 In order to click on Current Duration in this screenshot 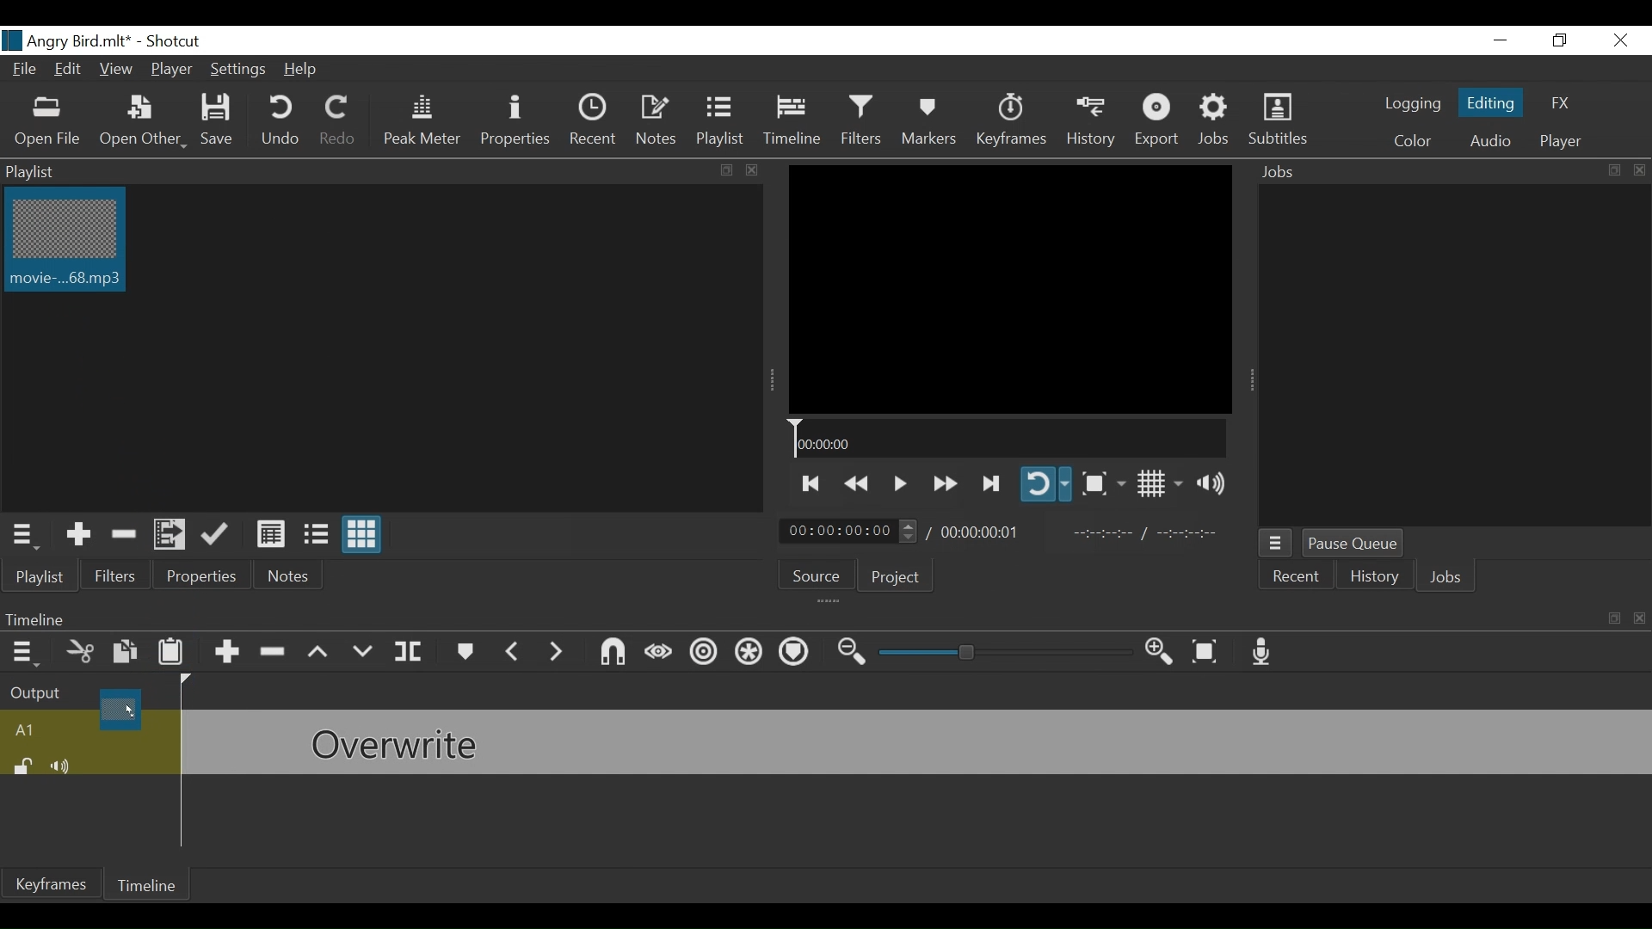, I will do `click(853, 531)`.